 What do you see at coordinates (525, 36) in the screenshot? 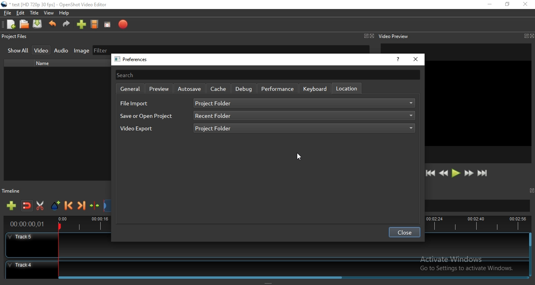
I see `window` at bounding box center [525, 36].